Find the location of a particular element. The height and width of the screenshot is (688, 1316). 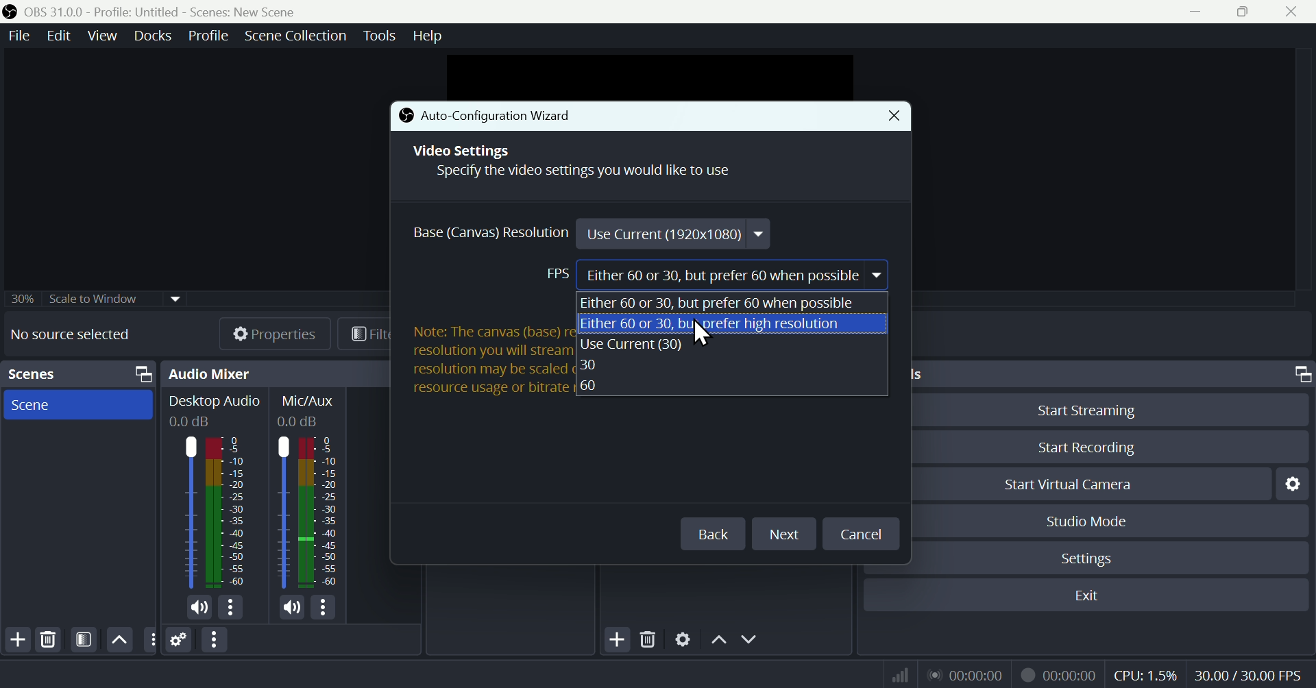

Filters is located at coordinates (82, 640).